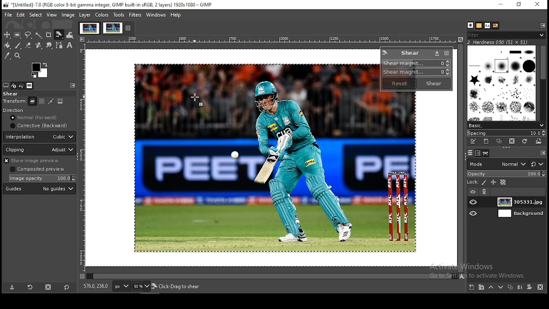 The image size is (549, 309). What do you see at coordinates (129, 28) in the screenshot?
I see `close` at bounding box center [129, 28].